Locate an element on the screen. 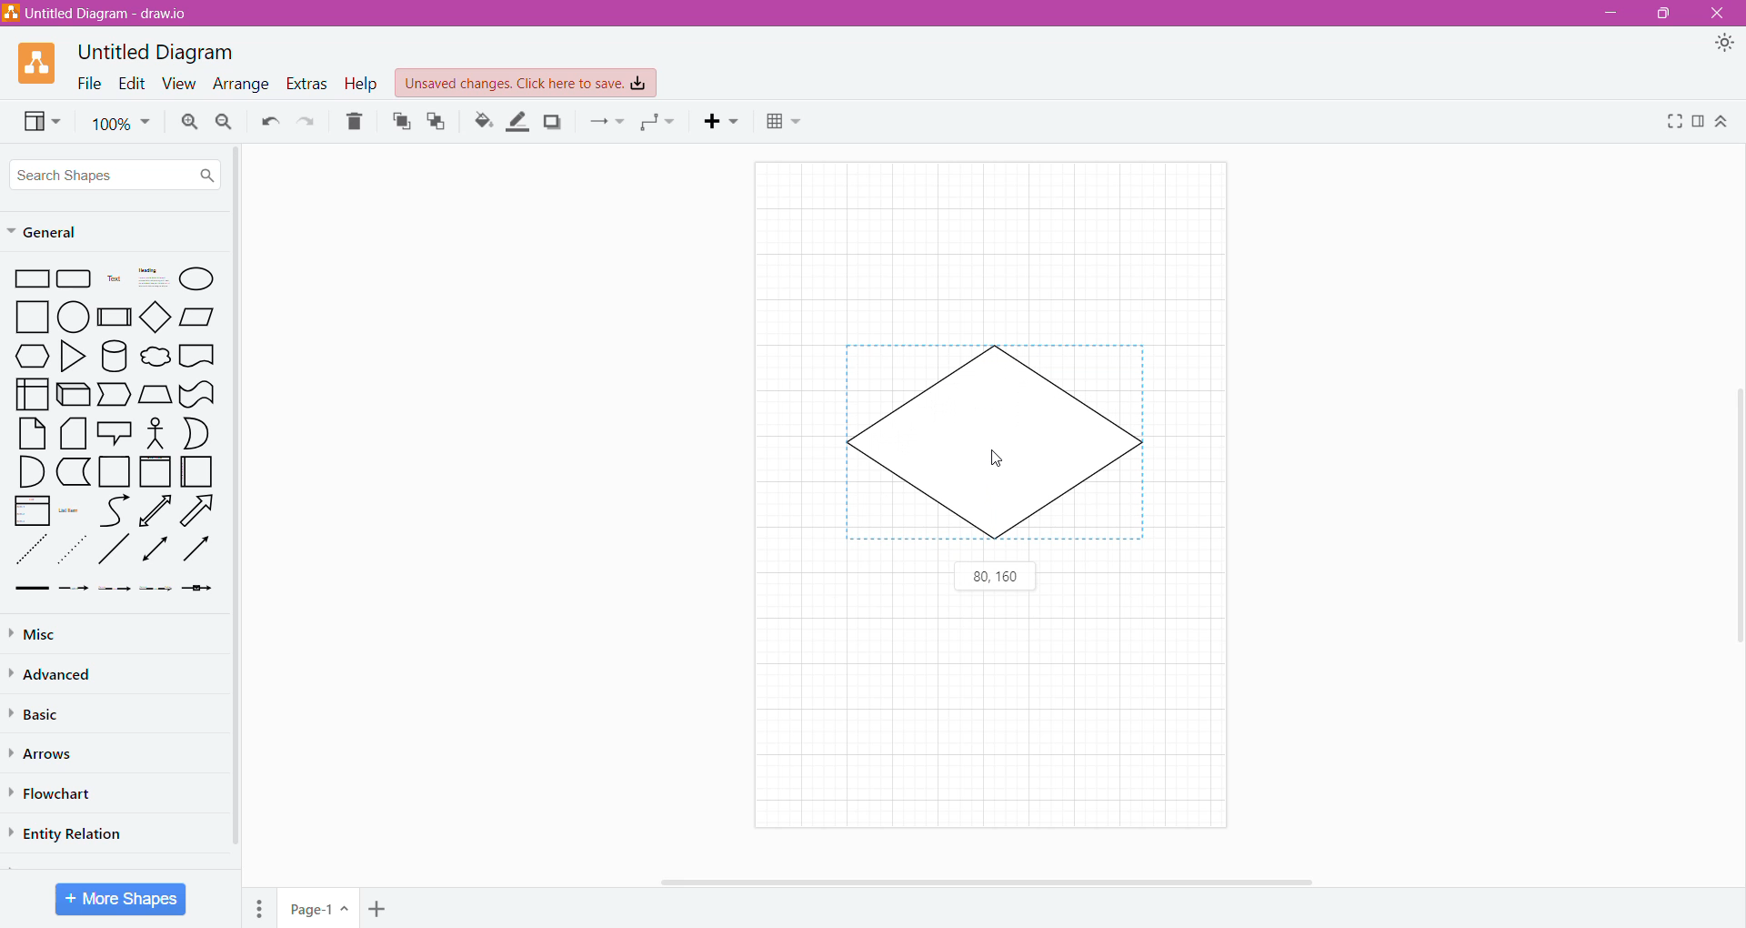 This screenshot has height=928, width=1746. Connector with Icon Symbol is located at coordinates (202, 590).